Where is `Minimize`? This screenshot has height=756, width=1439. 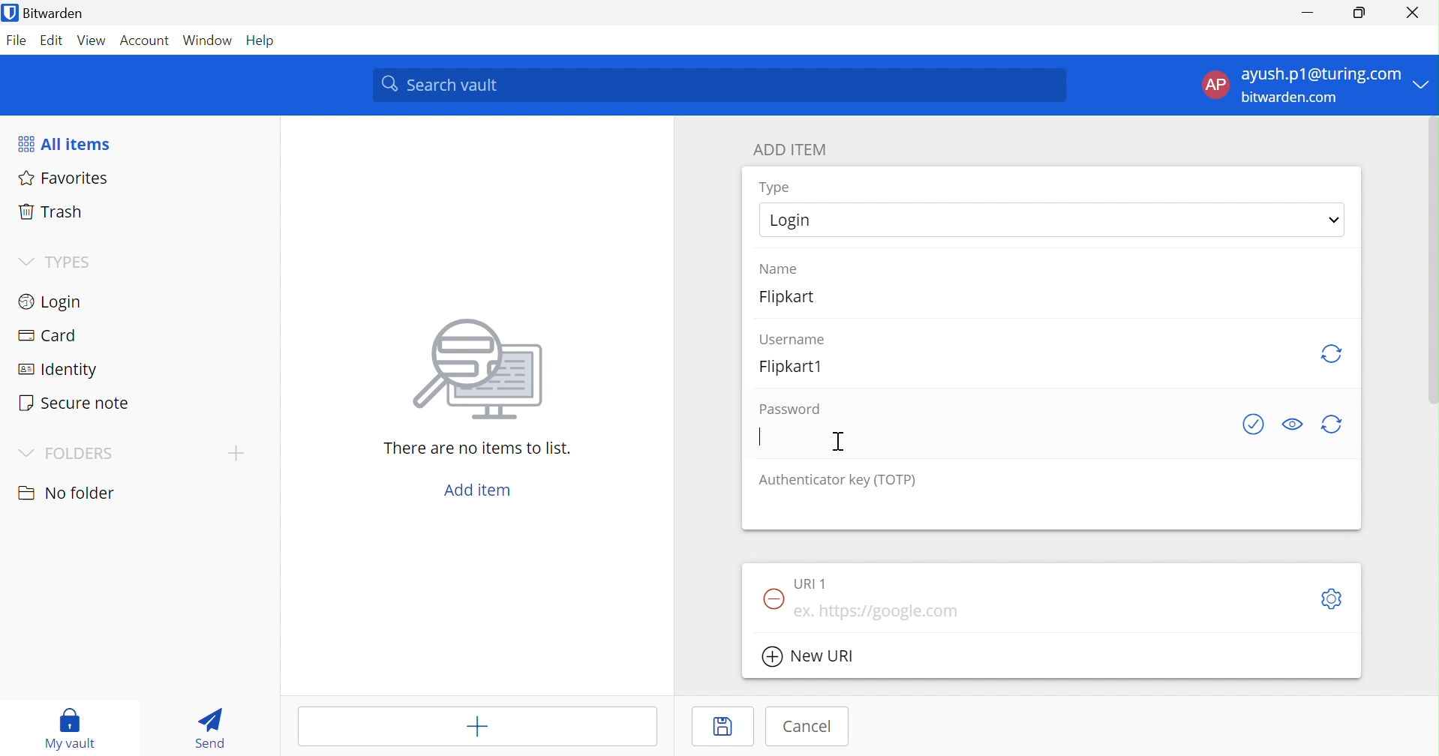 Minimize is located at coordinates (1305, 12).